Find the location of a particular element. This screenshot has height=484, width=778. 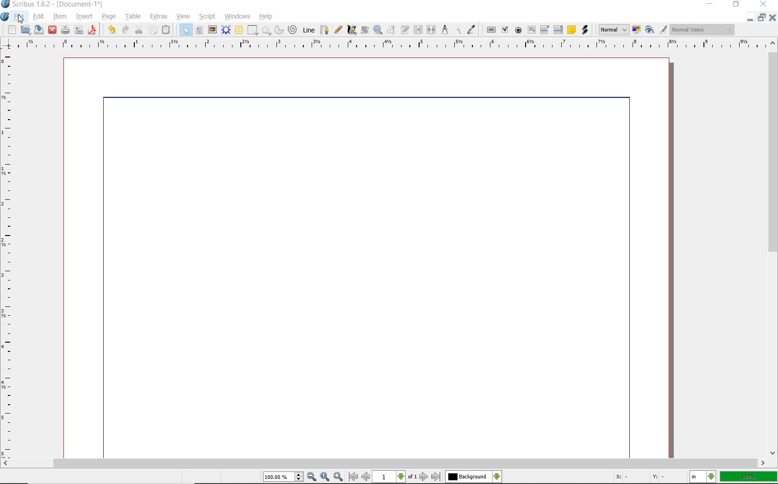

scrollbar is located at coordinates (773, 248).